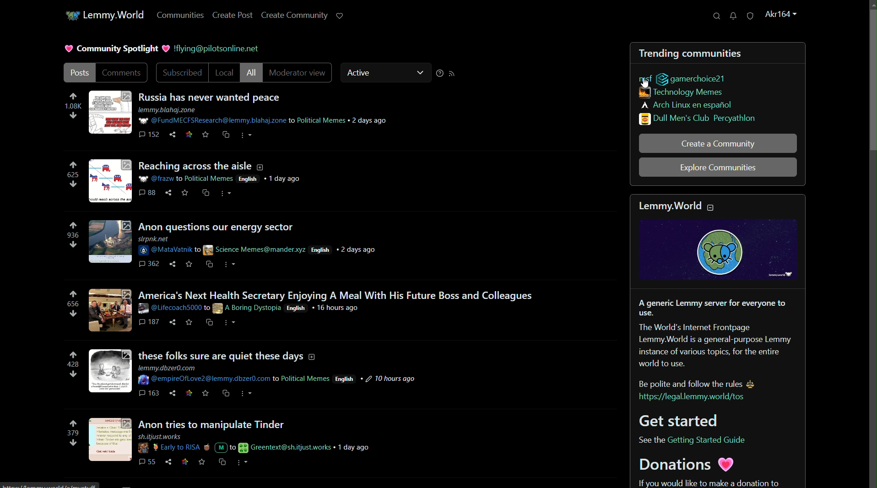  I want to click on unread reports, so click(751, 16).